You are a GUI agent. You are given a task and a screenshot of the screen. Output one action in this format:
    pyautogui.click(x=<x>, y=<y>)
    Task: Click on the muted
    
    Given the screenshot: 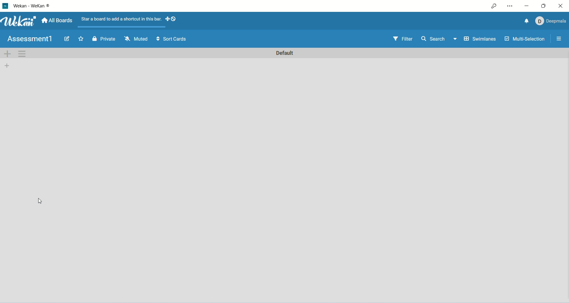 What is the action you would take?
    pyautogui.click(x=135, y=39)
    